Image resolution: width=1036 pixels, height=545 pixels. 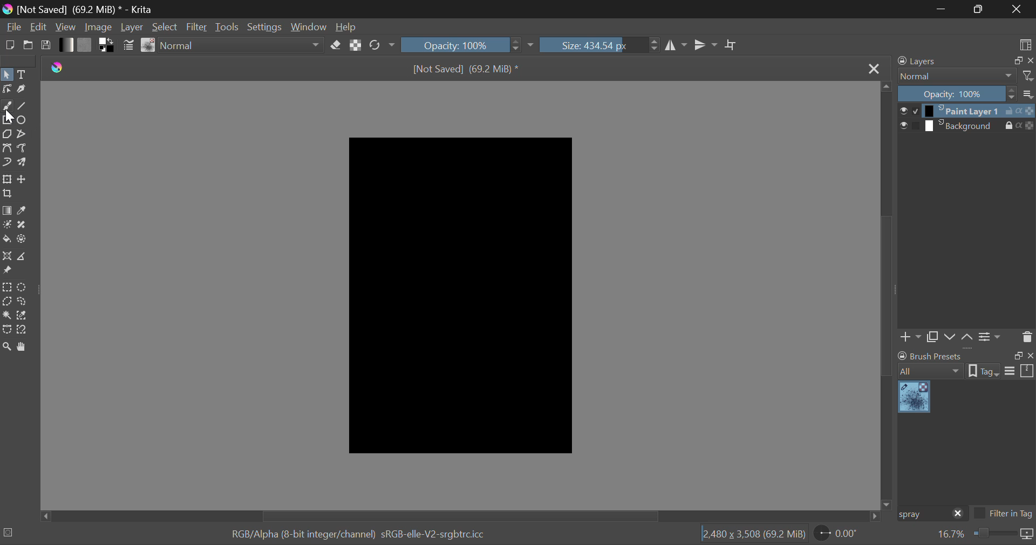 What do you see at coordinates (963, 112) in the screenshot?
I see `layer 1` at bounding box center [963, 112].